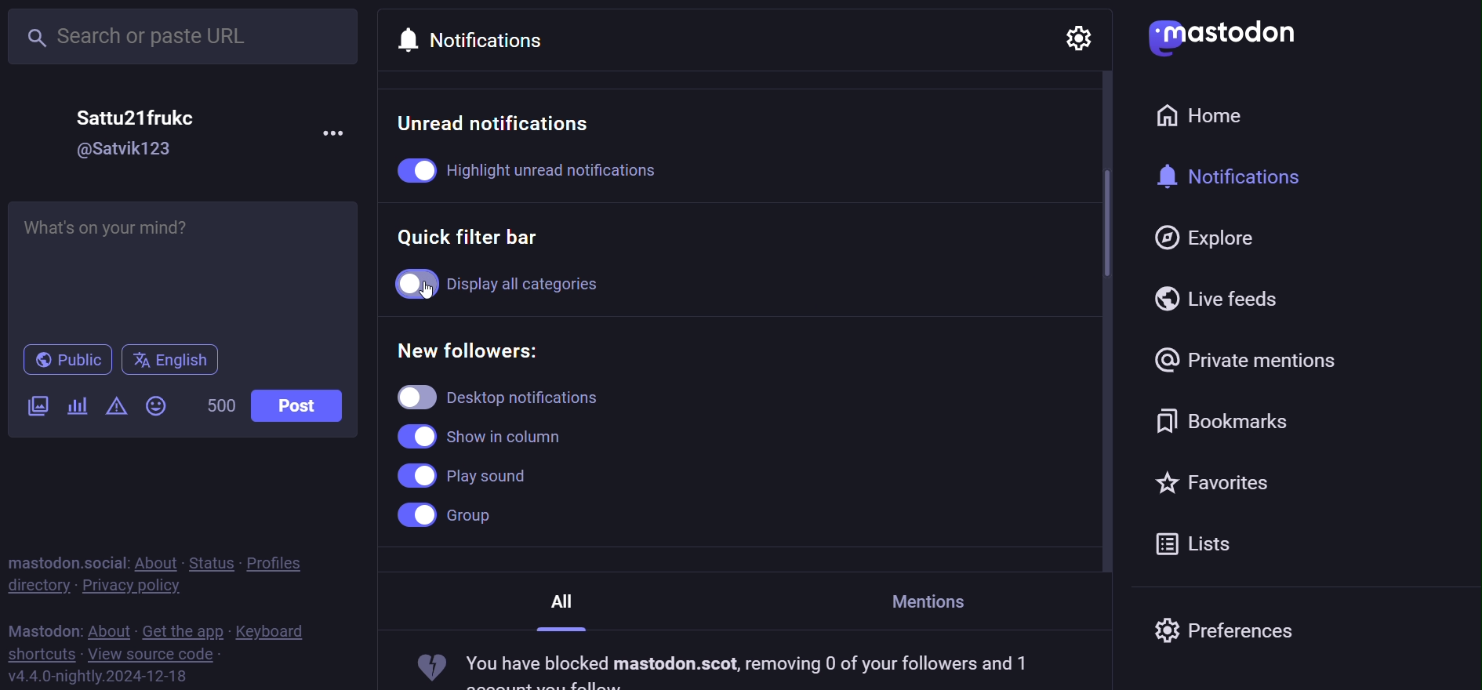 The image size is (1482, 690). I want to click on private mentions, so click(1247, 359).